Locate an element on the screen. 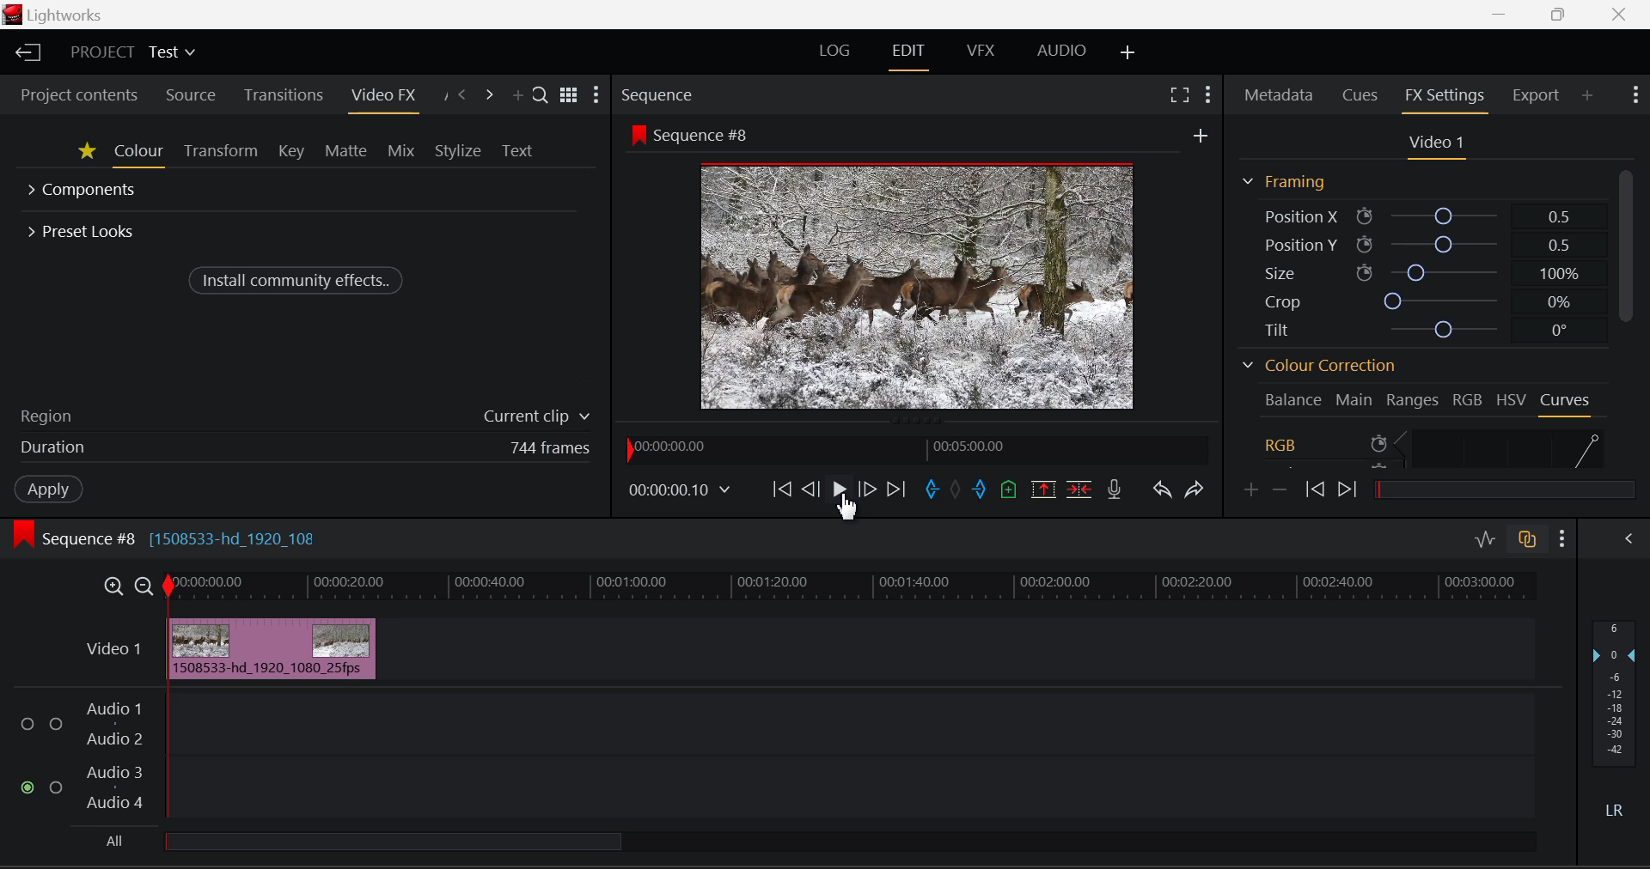 The height and width of the screenshot is (869, 1650). Close is located at coordinates (1620, 15).